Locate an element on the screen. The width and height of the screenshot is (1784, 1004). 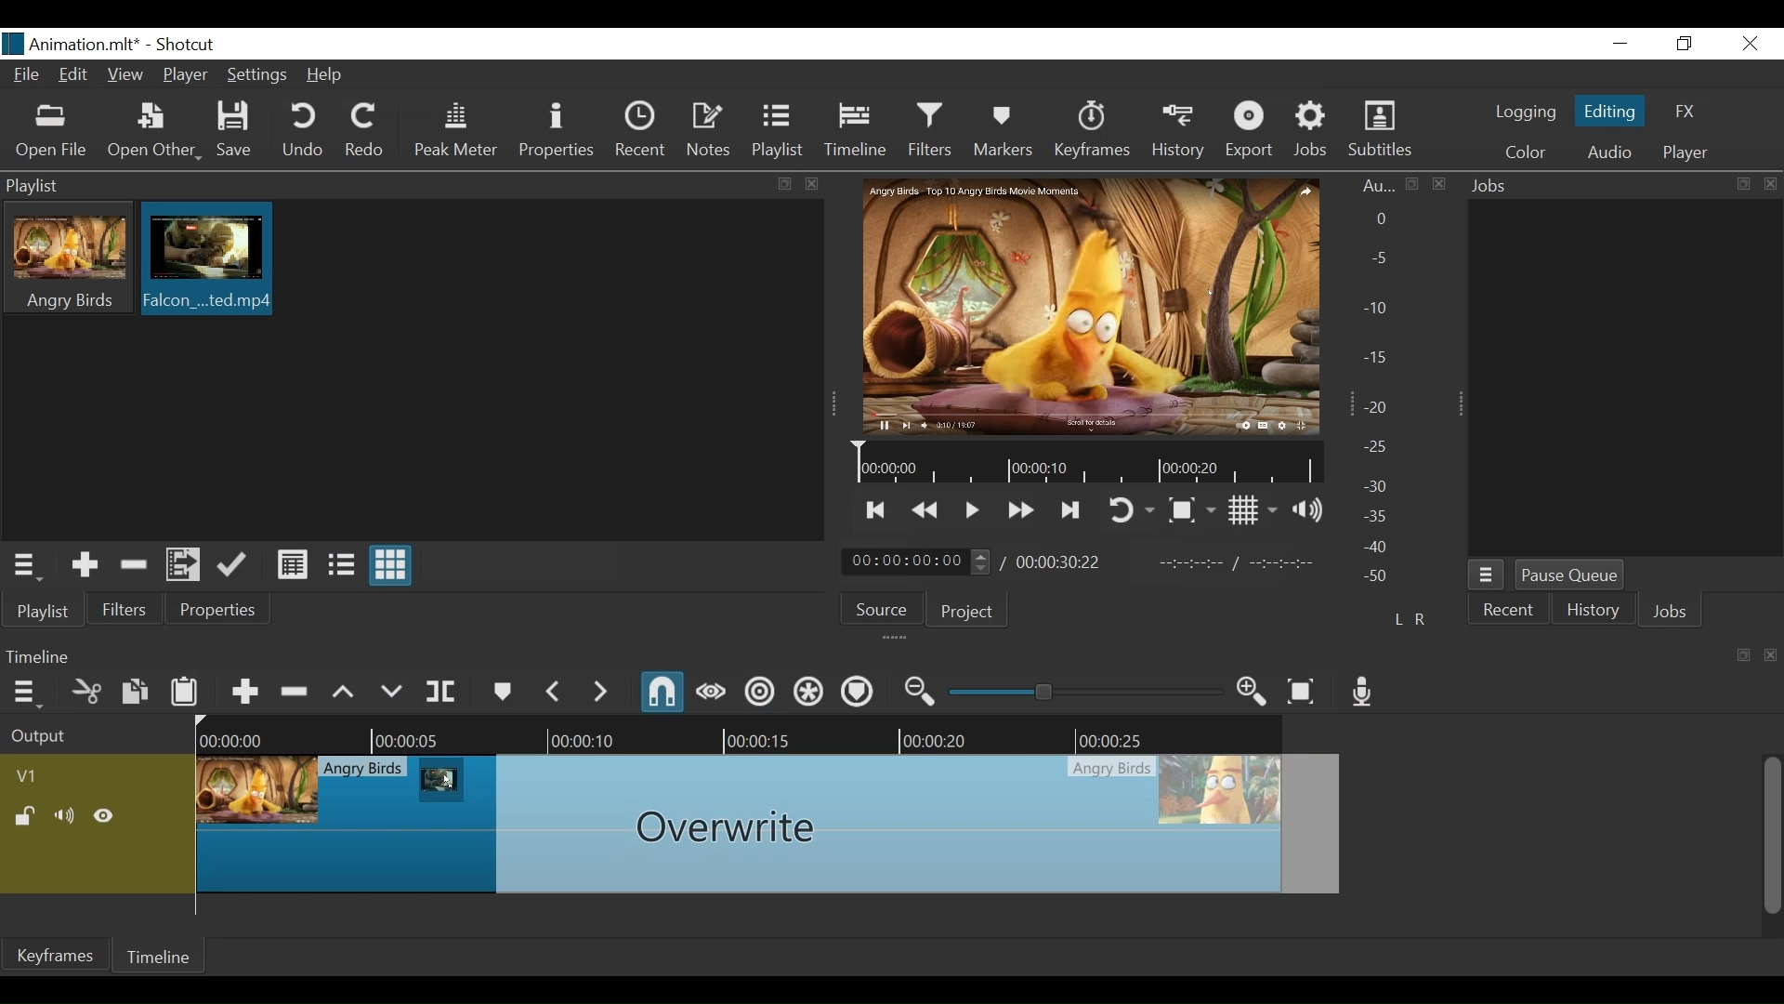
View as Icon is located at coordinates (392, 565).